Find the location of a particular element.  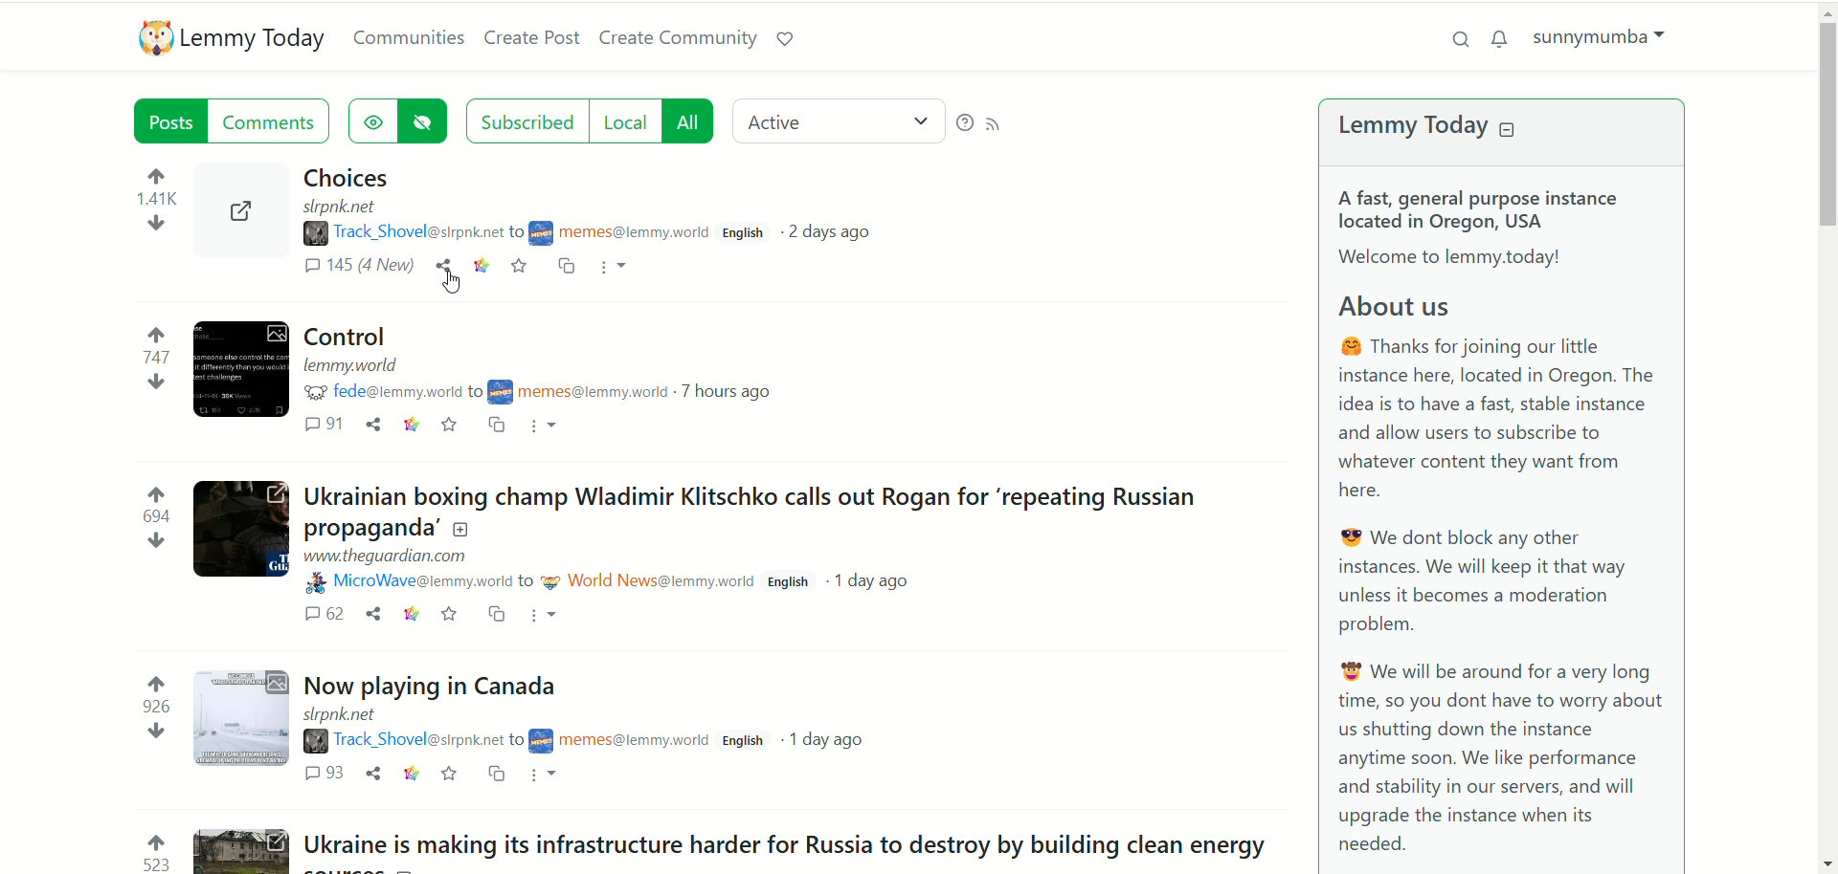

more is located at coordinates (614, 271).